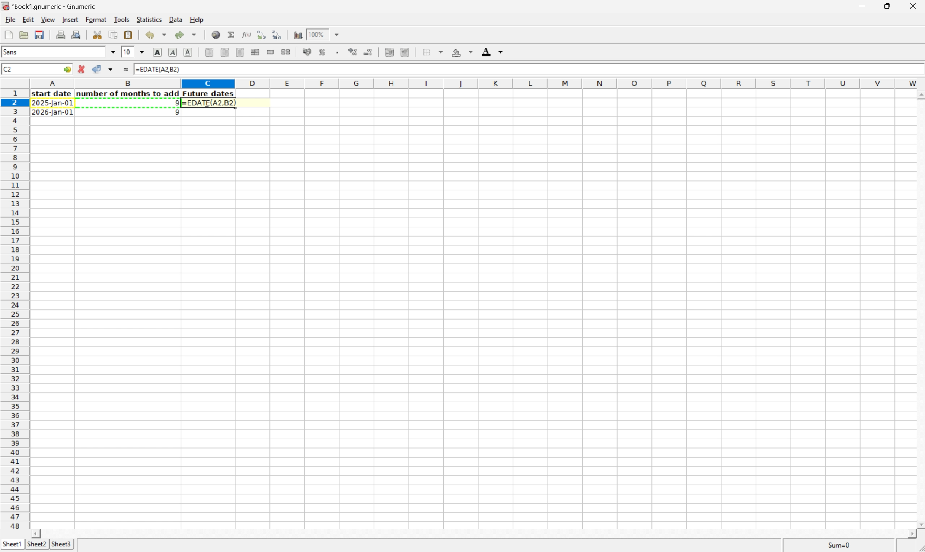 The height and width of the screenshot is (552, 925). I want to click on Sum=0, so click(840, 545).